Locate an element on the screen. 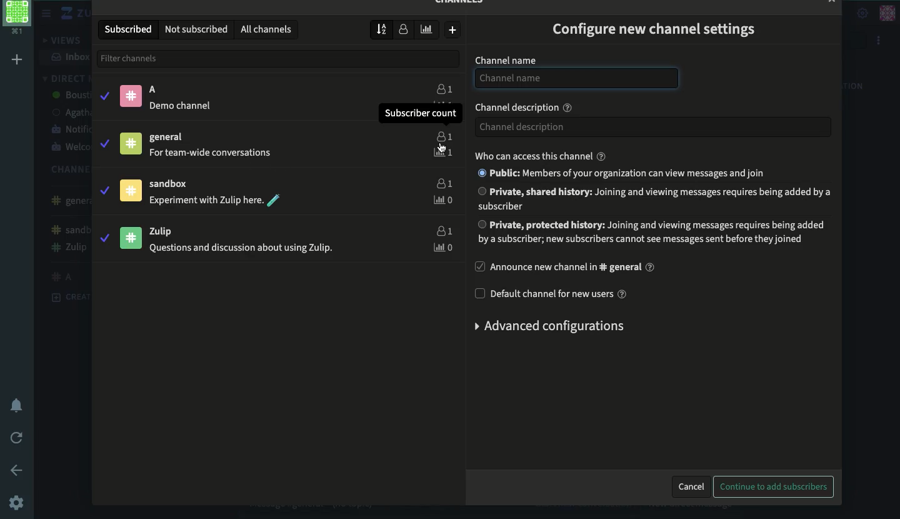 This screenshot has width=900, height=519. click is located at coordinates (441, 149).